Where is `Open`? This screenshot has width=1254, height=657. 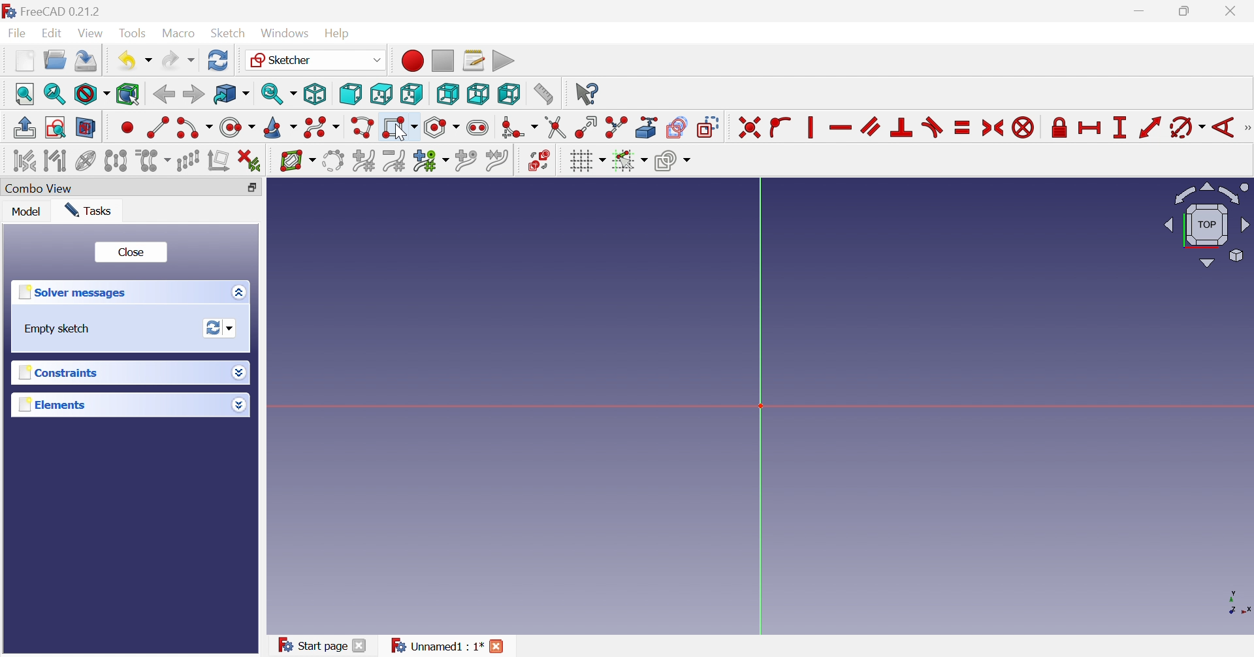
Open is located at coordinates (55, 59).